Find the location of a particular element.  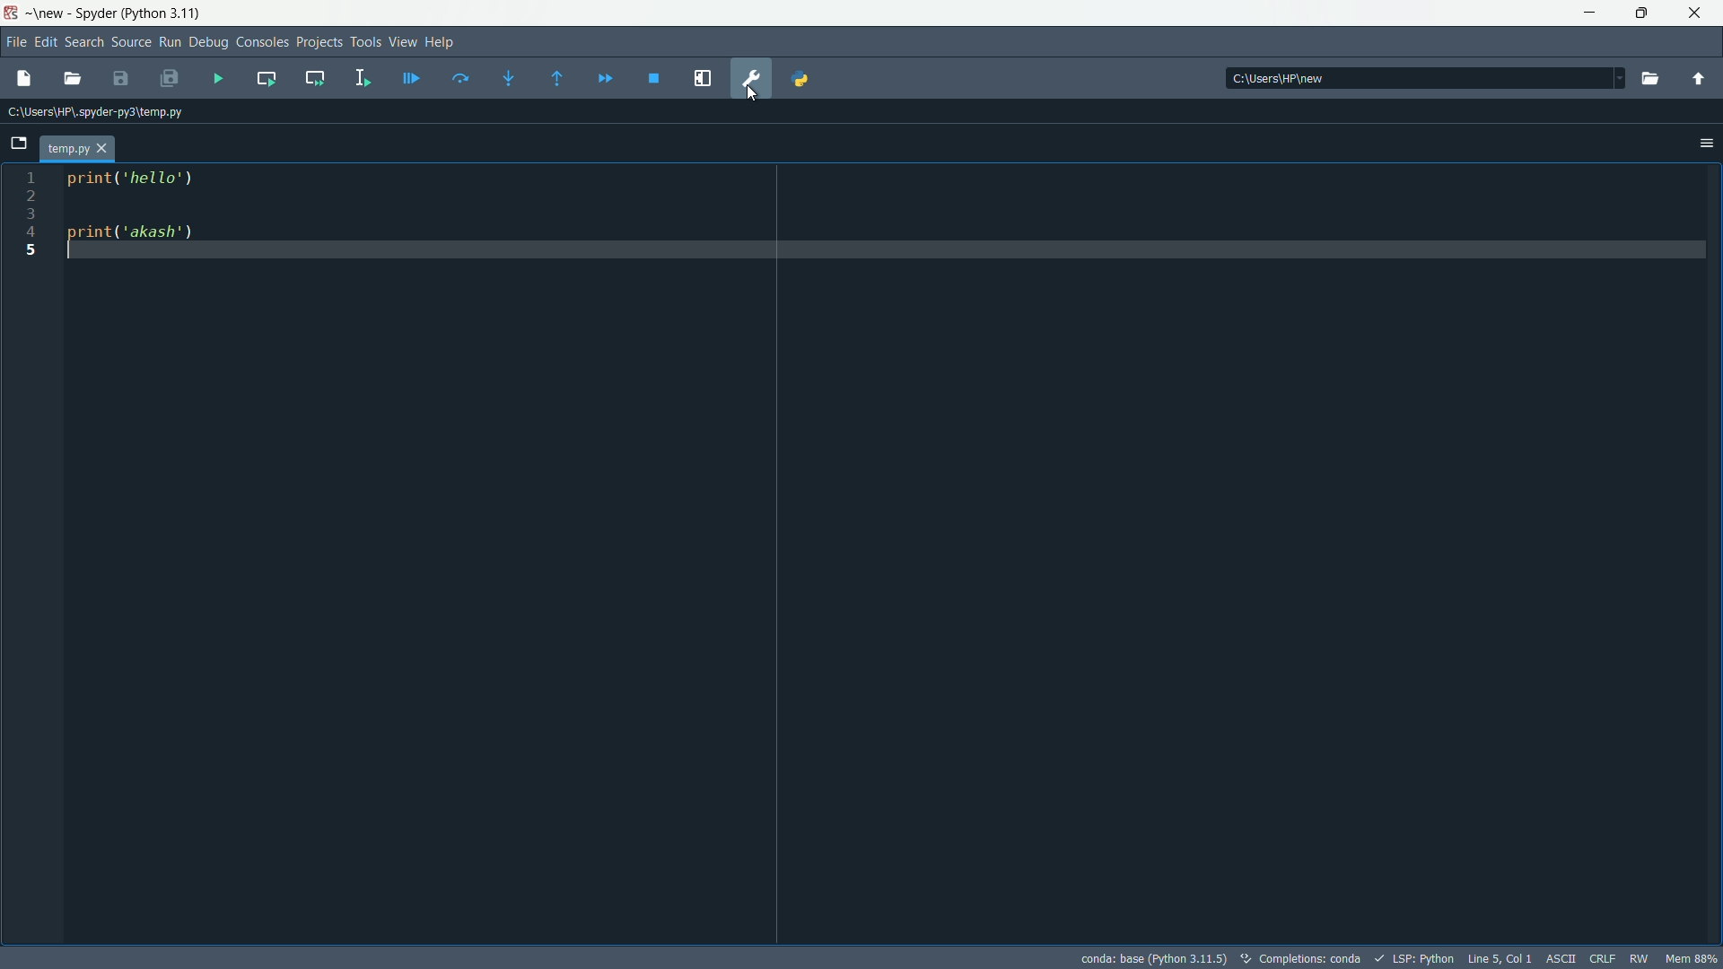

edit menu is located at coordinates (47, 40).